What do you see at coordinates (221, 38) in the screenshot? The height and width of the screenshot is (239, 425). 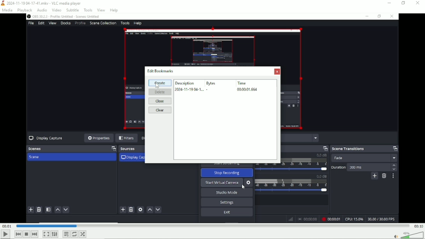 I see `video` at bounding box center [221, 38].